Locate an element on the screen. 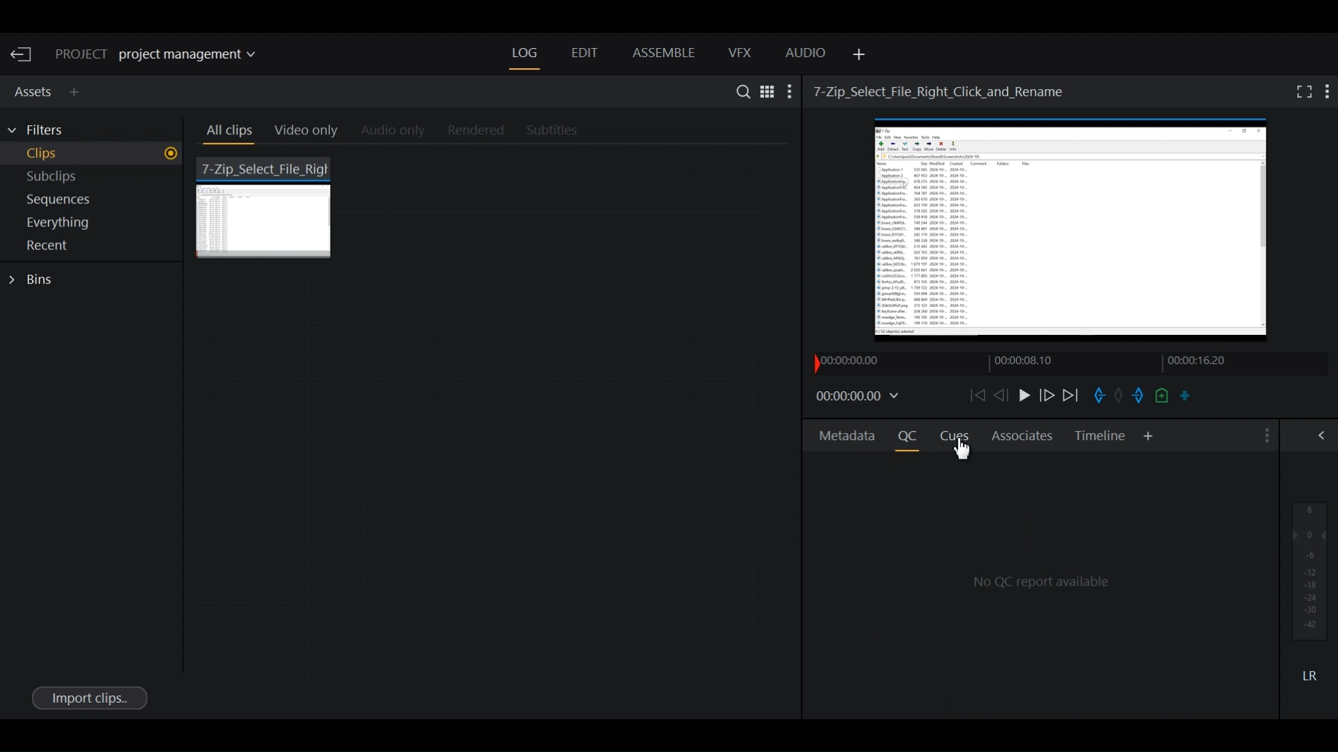 The image size is (1338, 752). Bins is located at coordinates (35, 280).